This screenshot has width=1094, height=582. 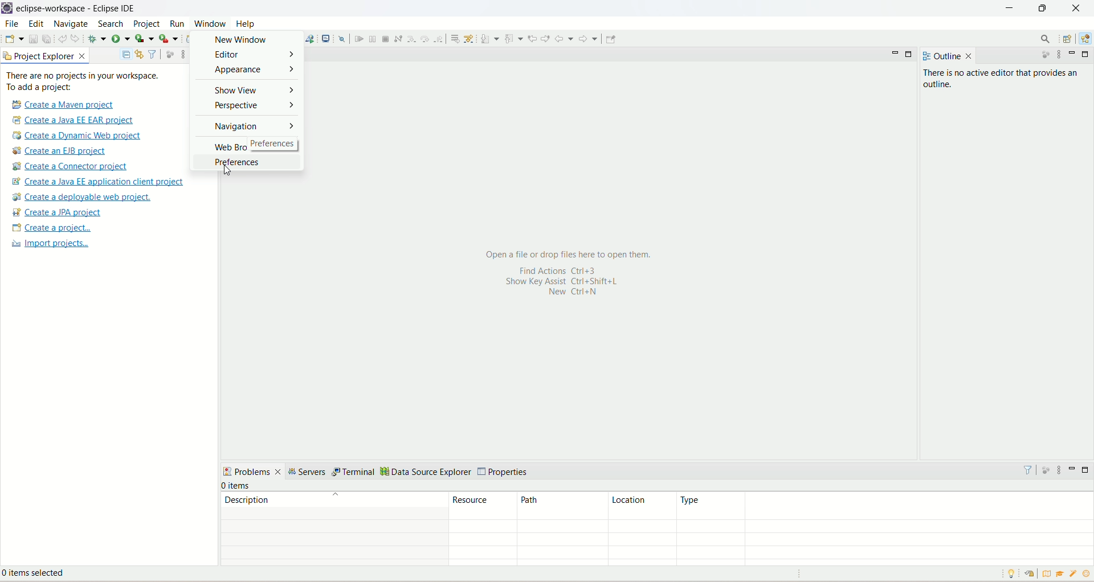 I want to click on window, so click(x=210, y=23).